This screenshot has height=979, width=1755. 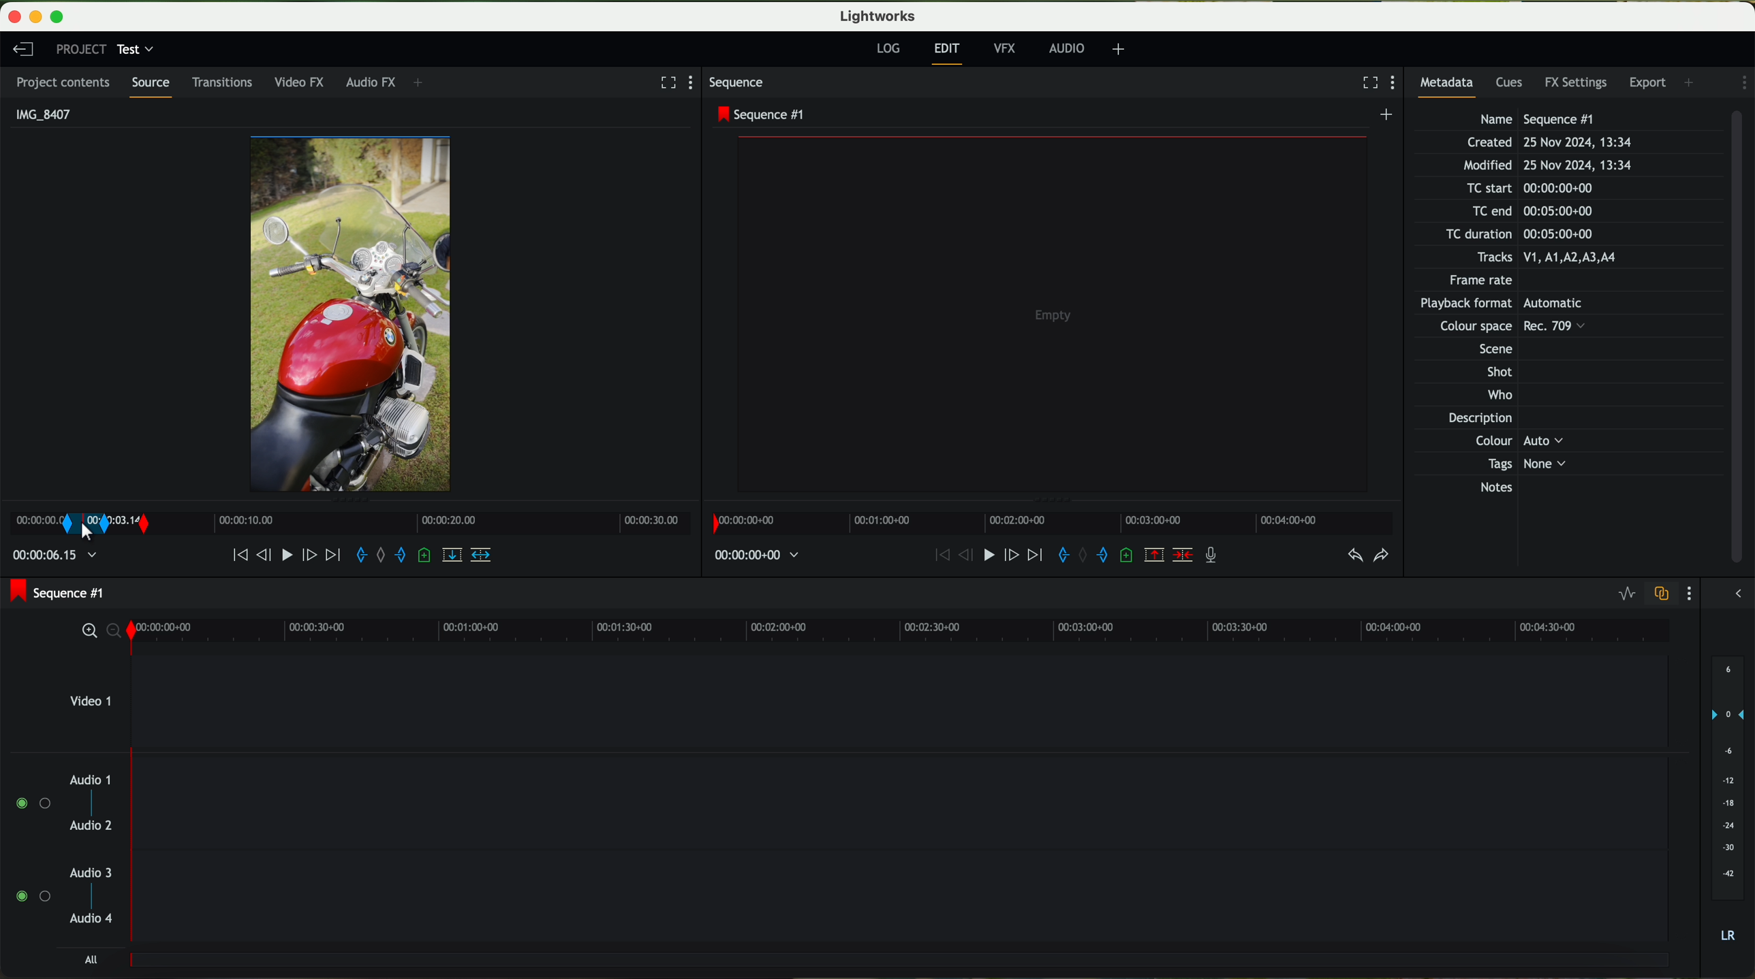 What do you see at coordinates (44, 524) in the screenshot?
I see `mark` at bounding box center [44, 524].